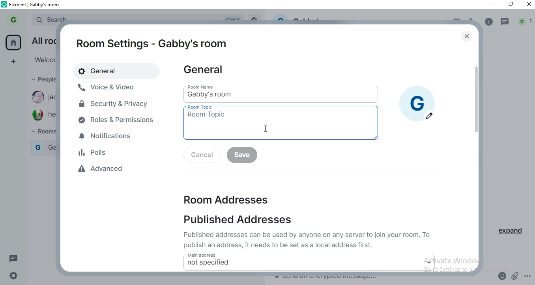  I want to click on text 1, so click(309, 239).